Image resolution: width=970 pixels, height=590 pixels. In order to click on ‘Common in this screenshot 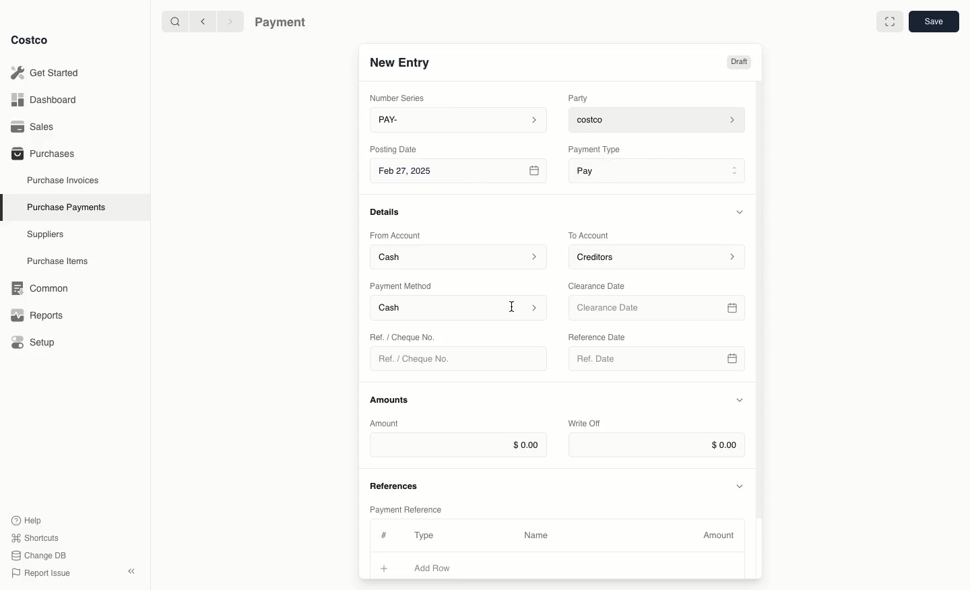, I will do `click(42, 286)`.